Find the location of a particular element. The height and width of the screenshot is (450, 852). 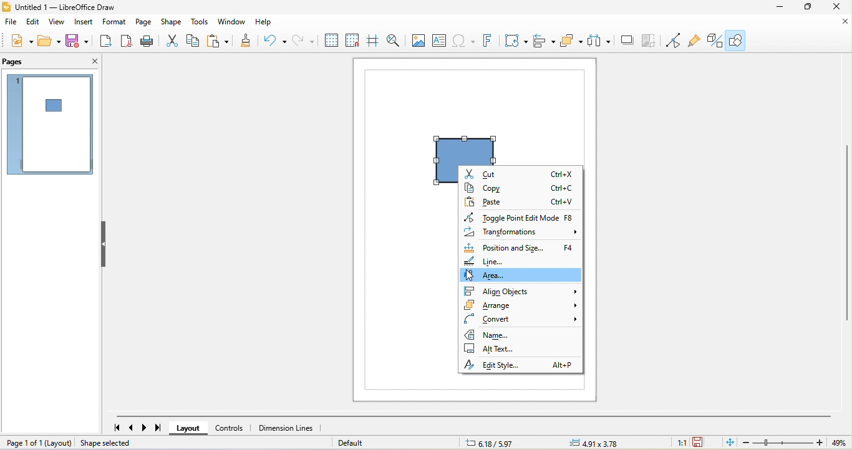

image is located at coordinates (418, 40).